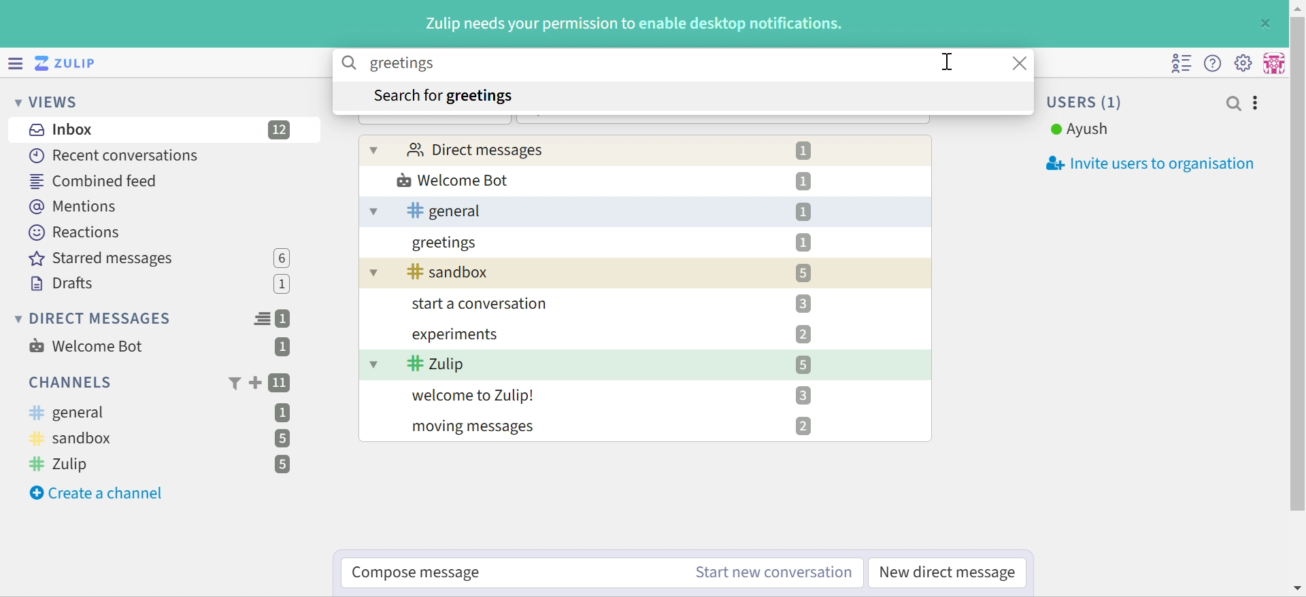 The height and width of the screenshot is (597, 1306). What do you see at coordinates (452, 180) in the screenshot?
I see `Welcome Bot` at bounding box center [452, 180].